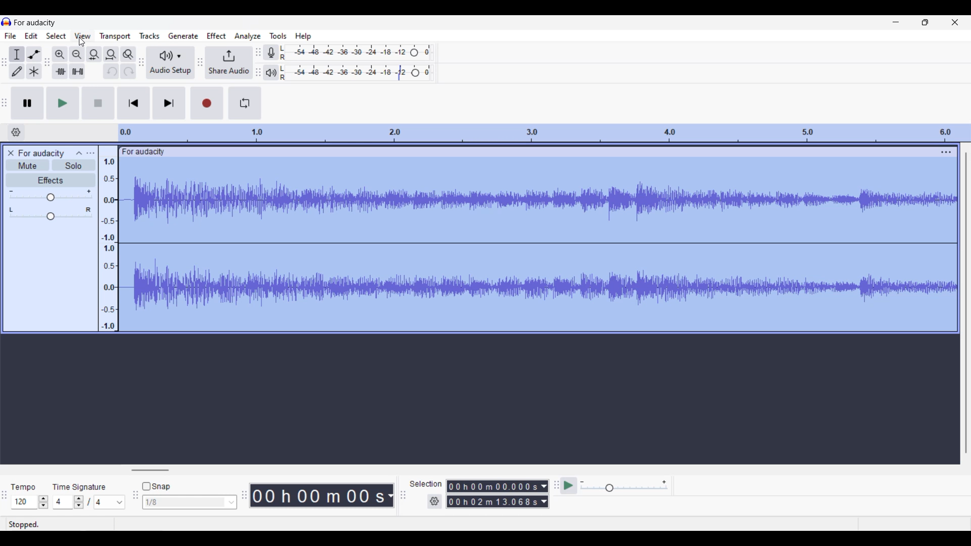 This screenshot has height=546, width=971. What do you see at coordinates (77, 71) in the screenshot?
I see `Silence audio selection` at bounding box center [77, 71].